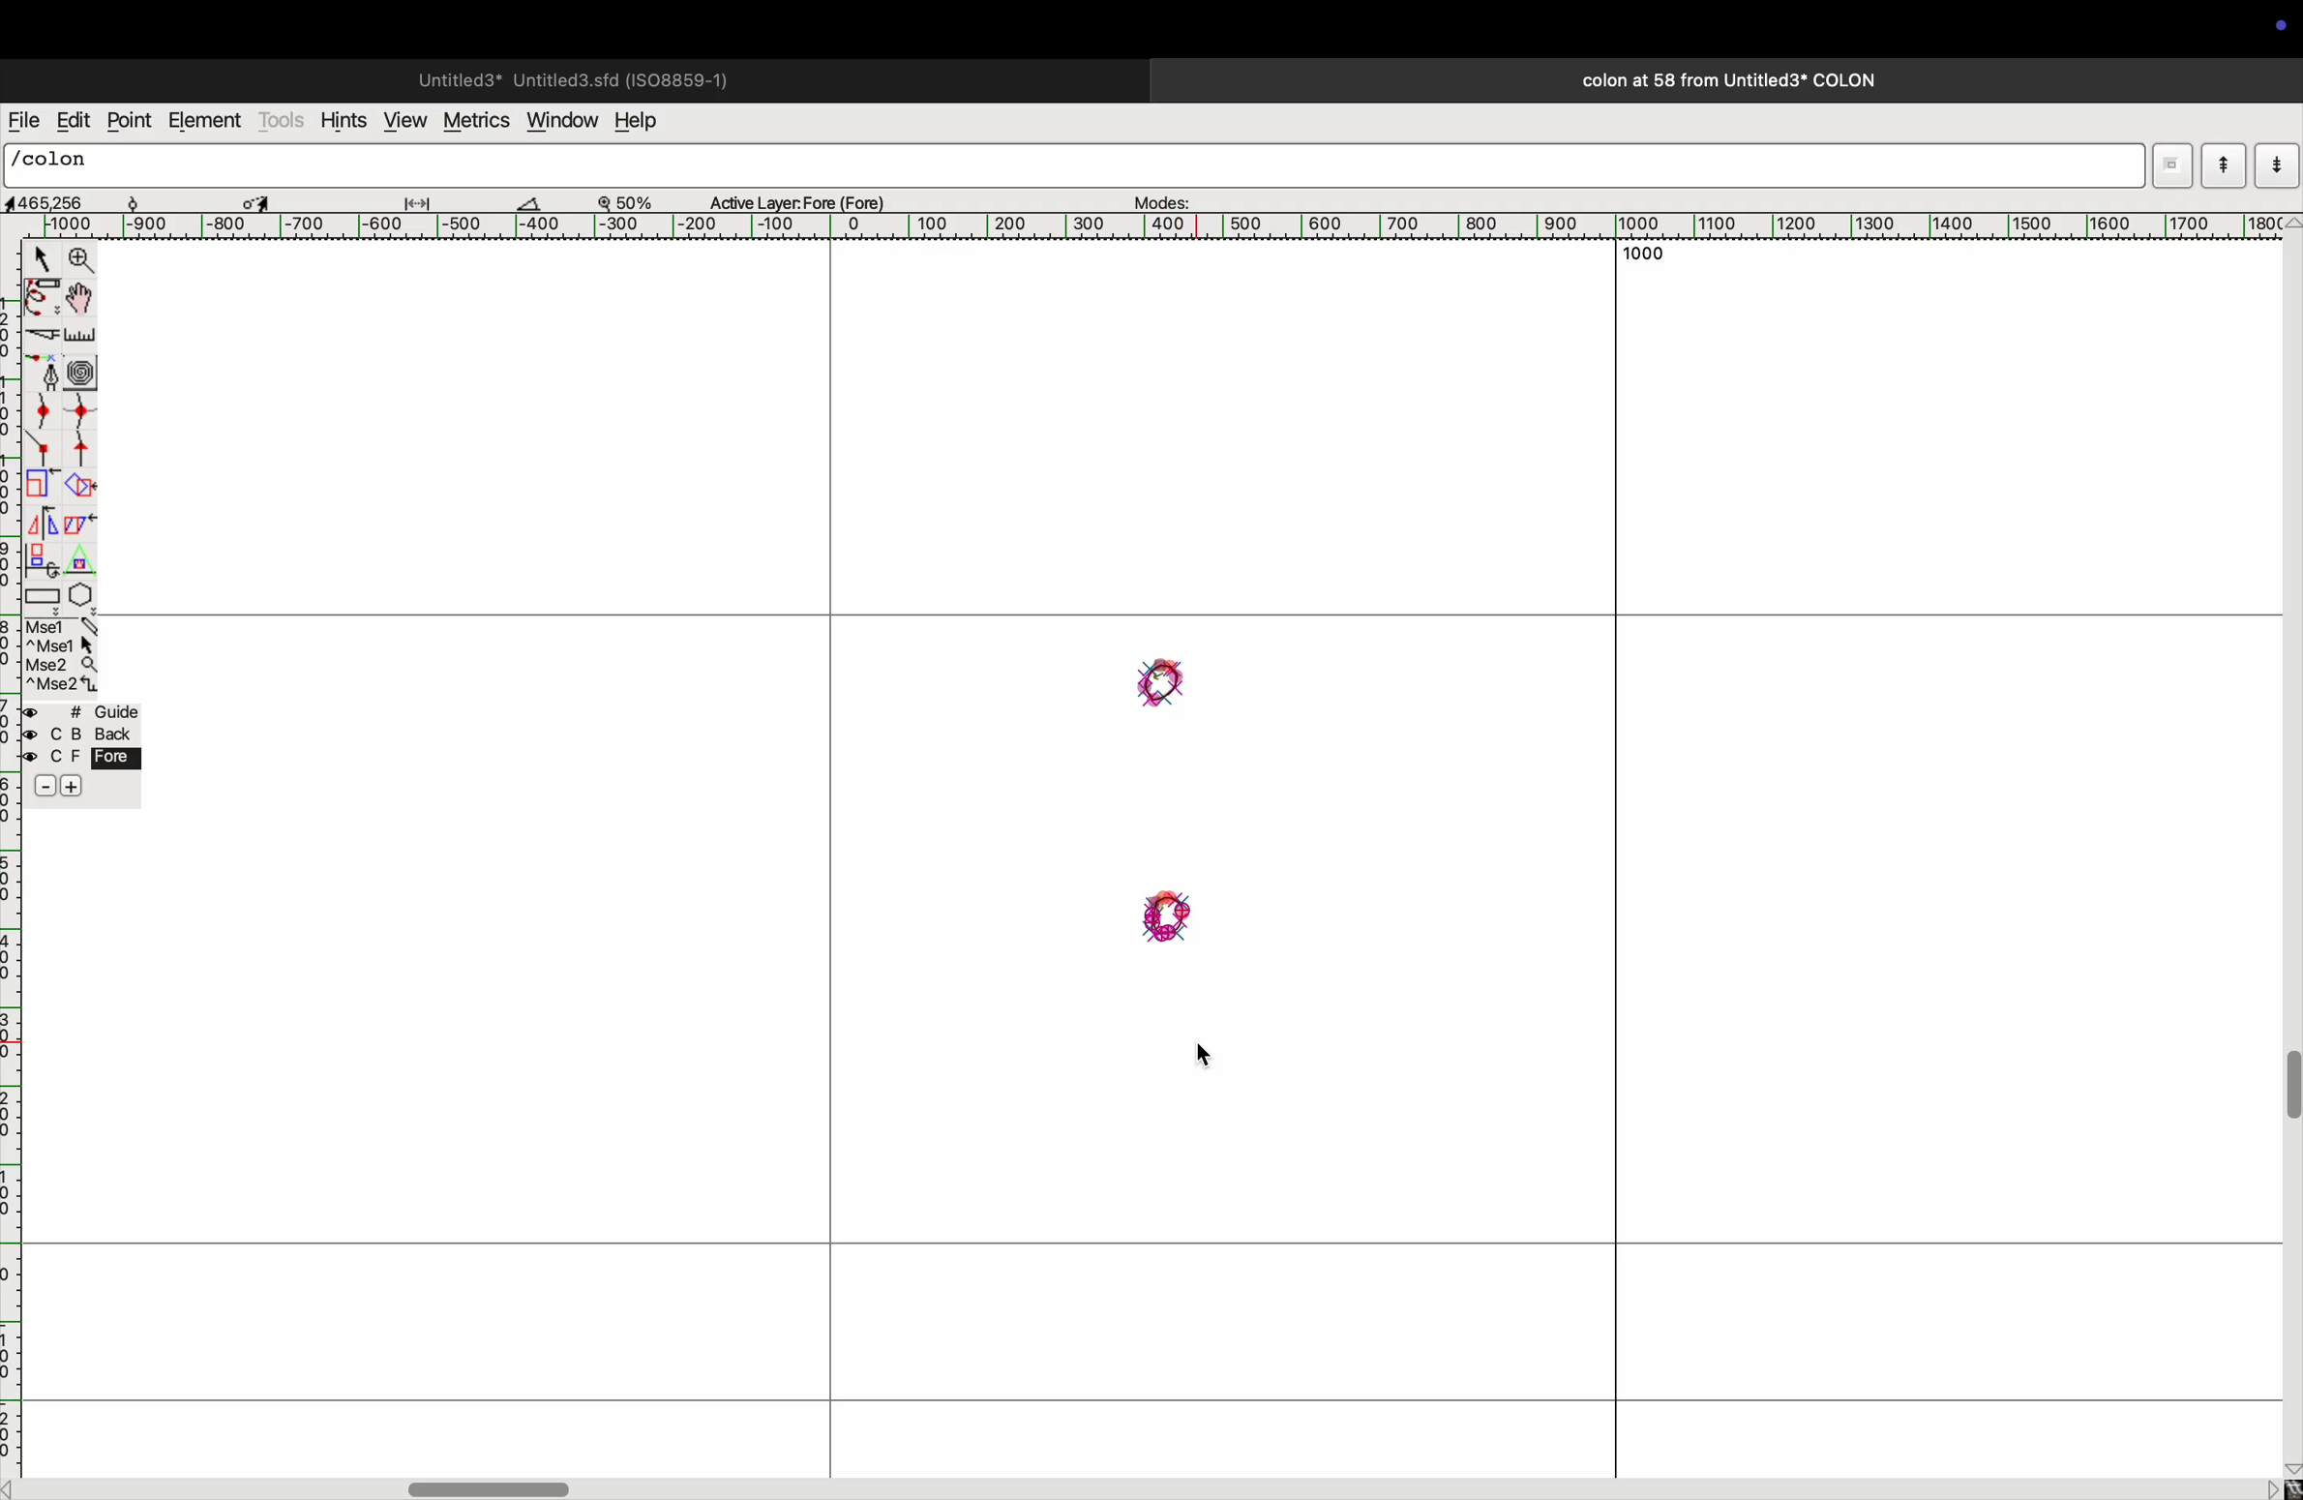 The width and height of the screenshot is (2303, 1500). I want to click on circles, so click(85, 369).